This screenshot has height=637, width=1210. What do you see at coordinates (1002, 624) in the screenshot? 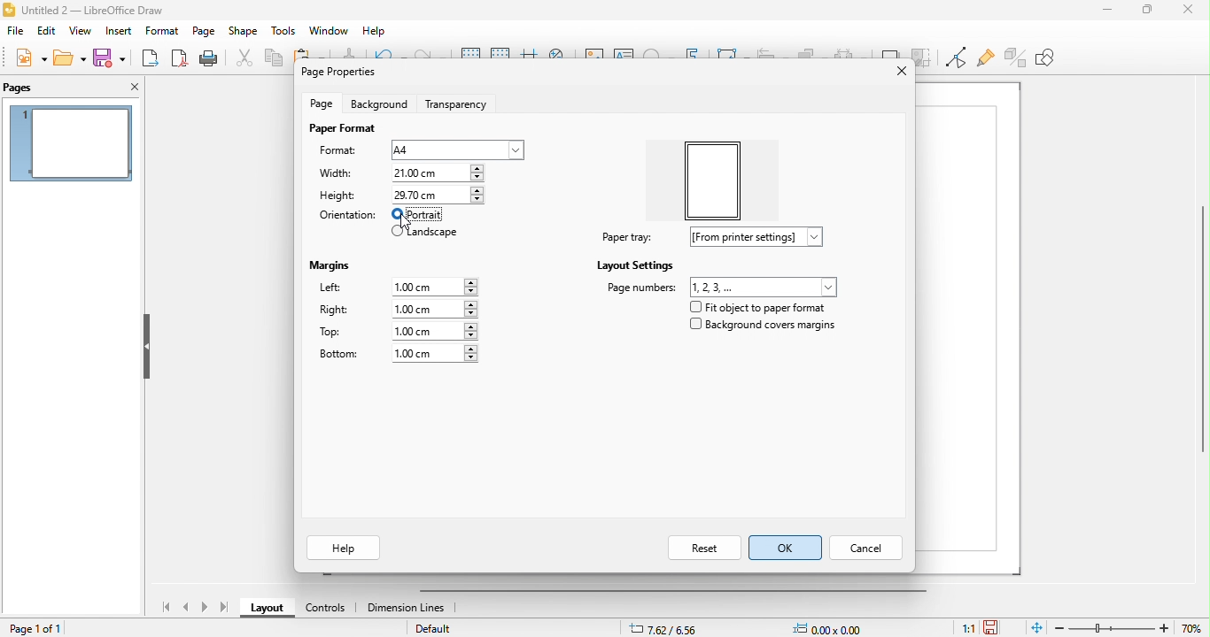
I see `save` at bounding box center [1002, 624].